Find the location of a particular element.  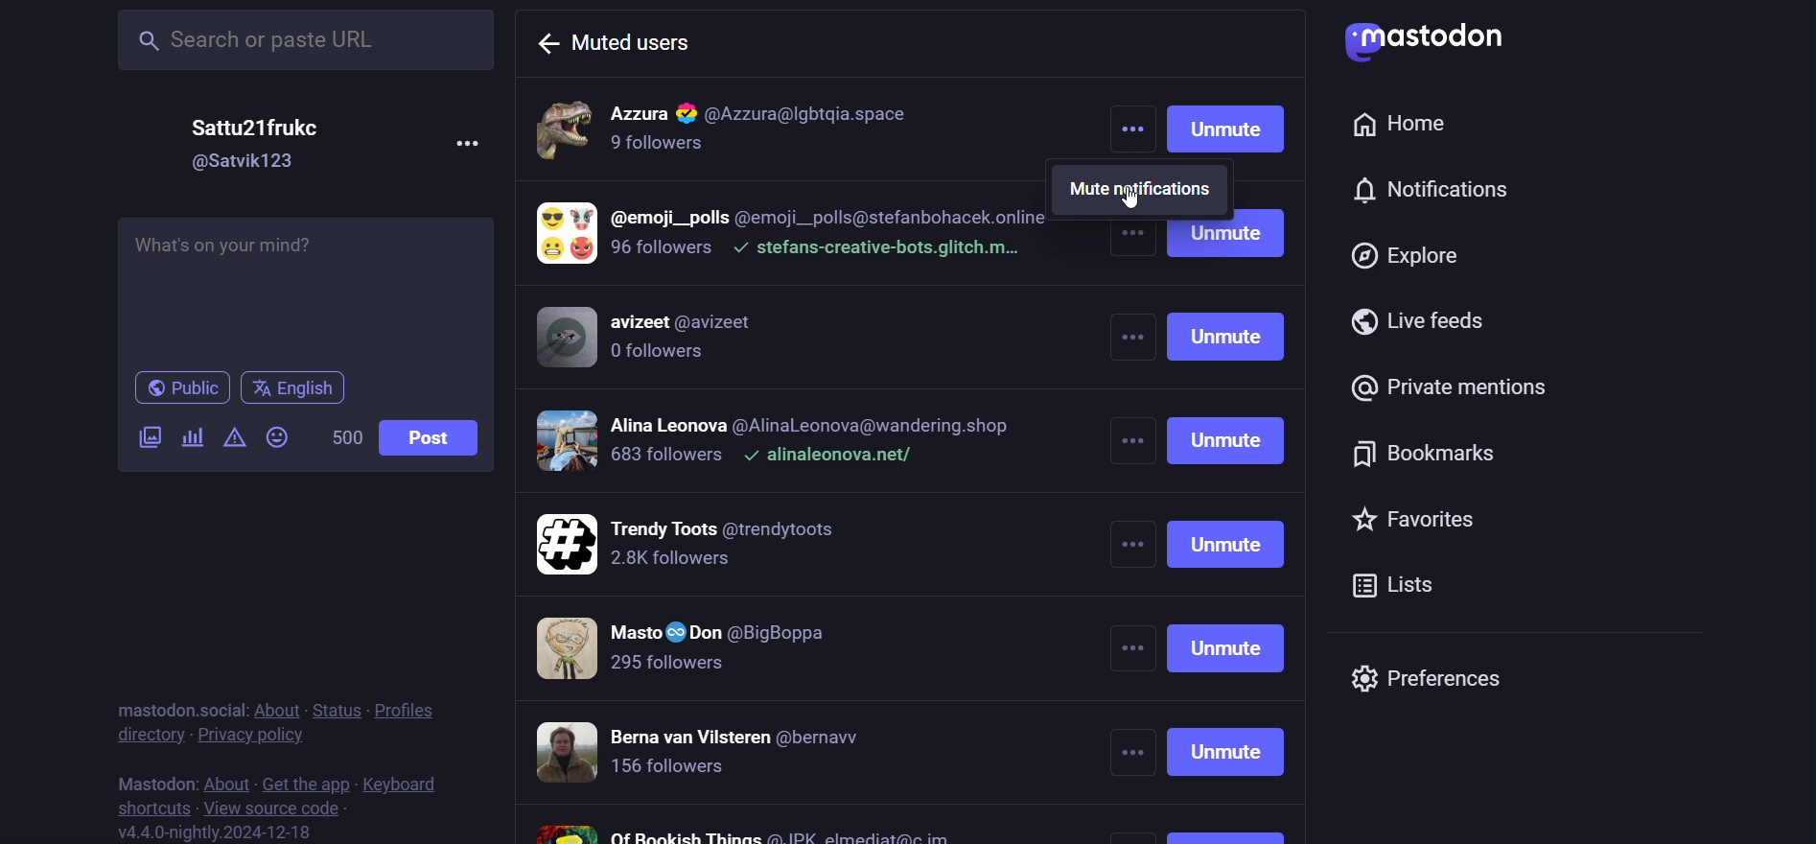

live feed is located at coordinates (1421, 320).